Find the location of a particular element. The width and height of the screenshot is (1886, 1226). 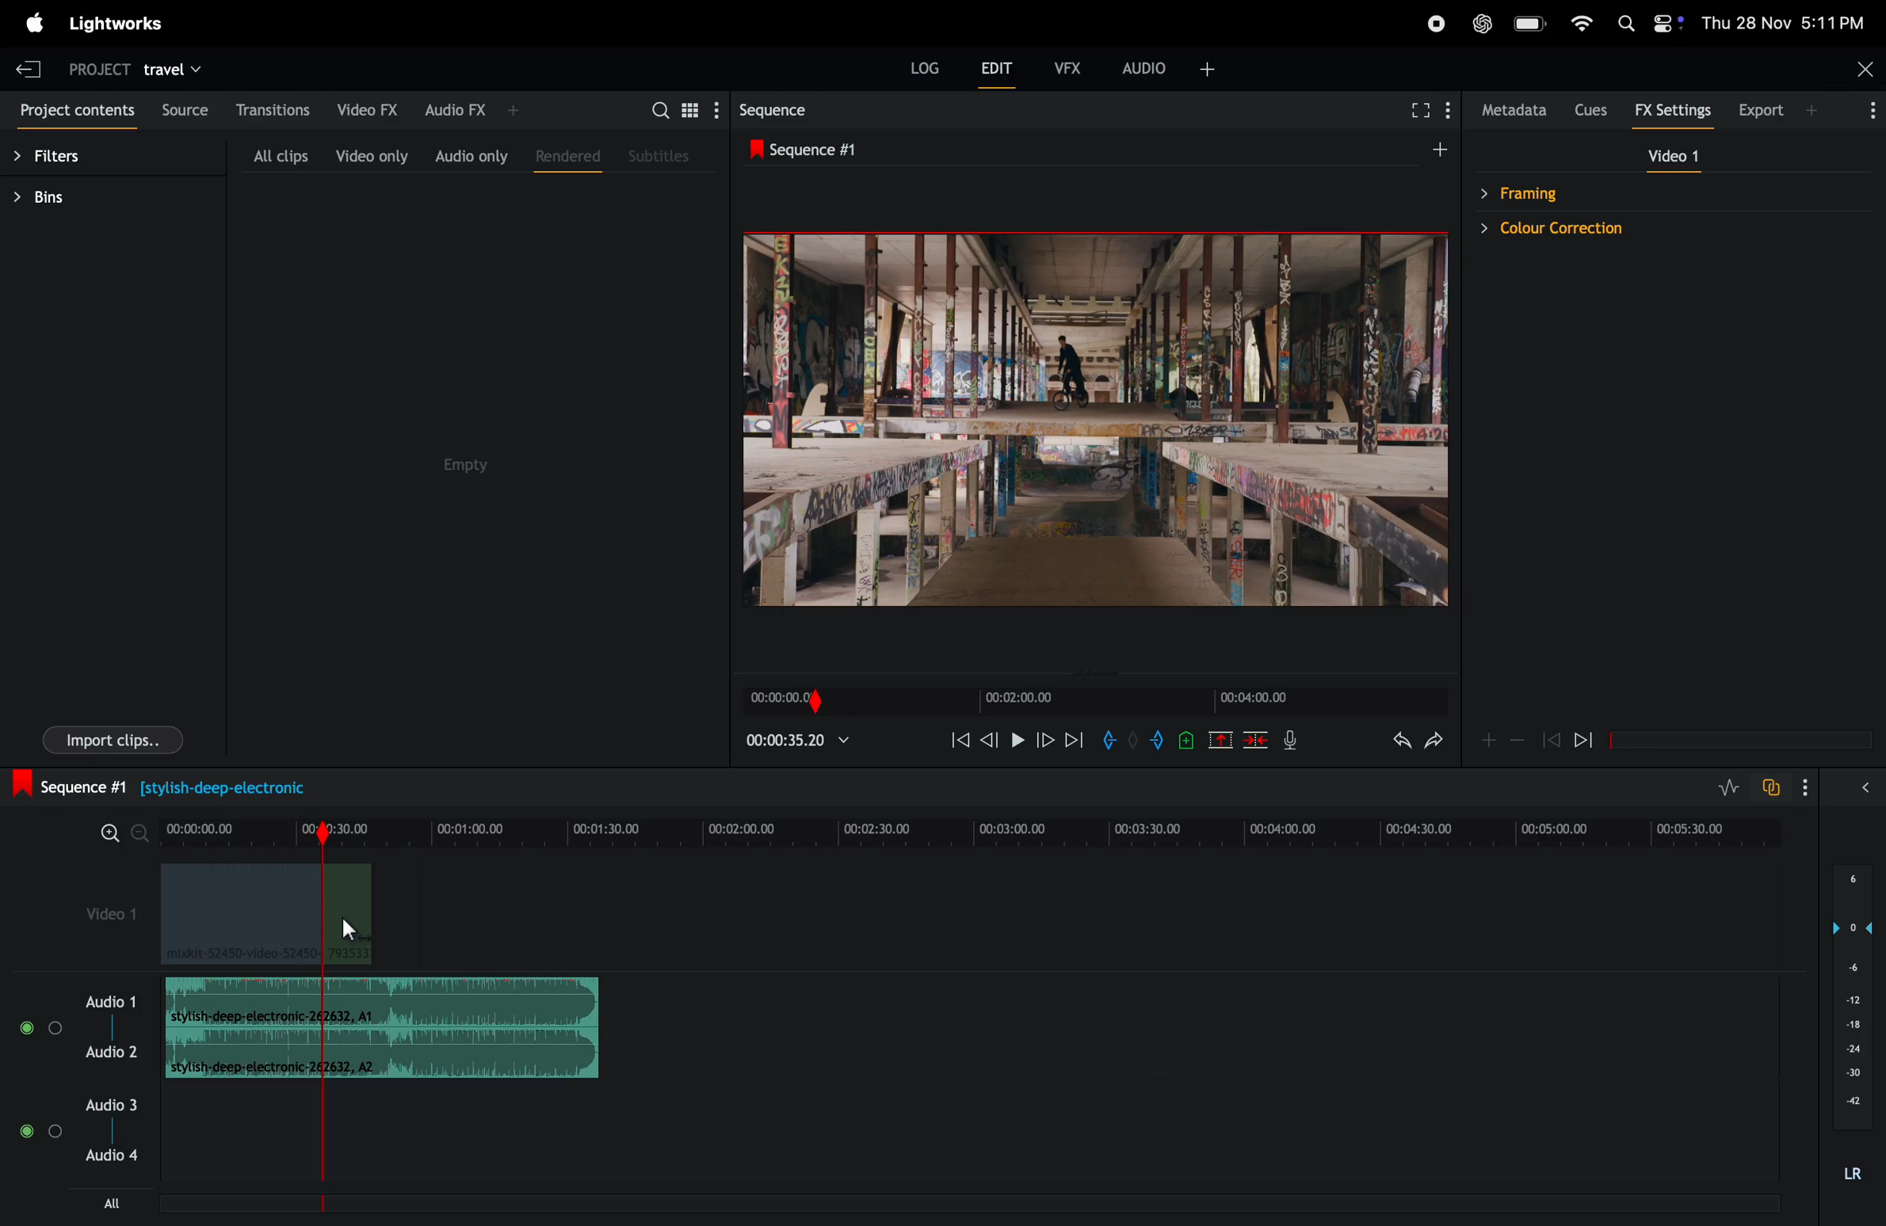

source is located at coordinates (183, 108).